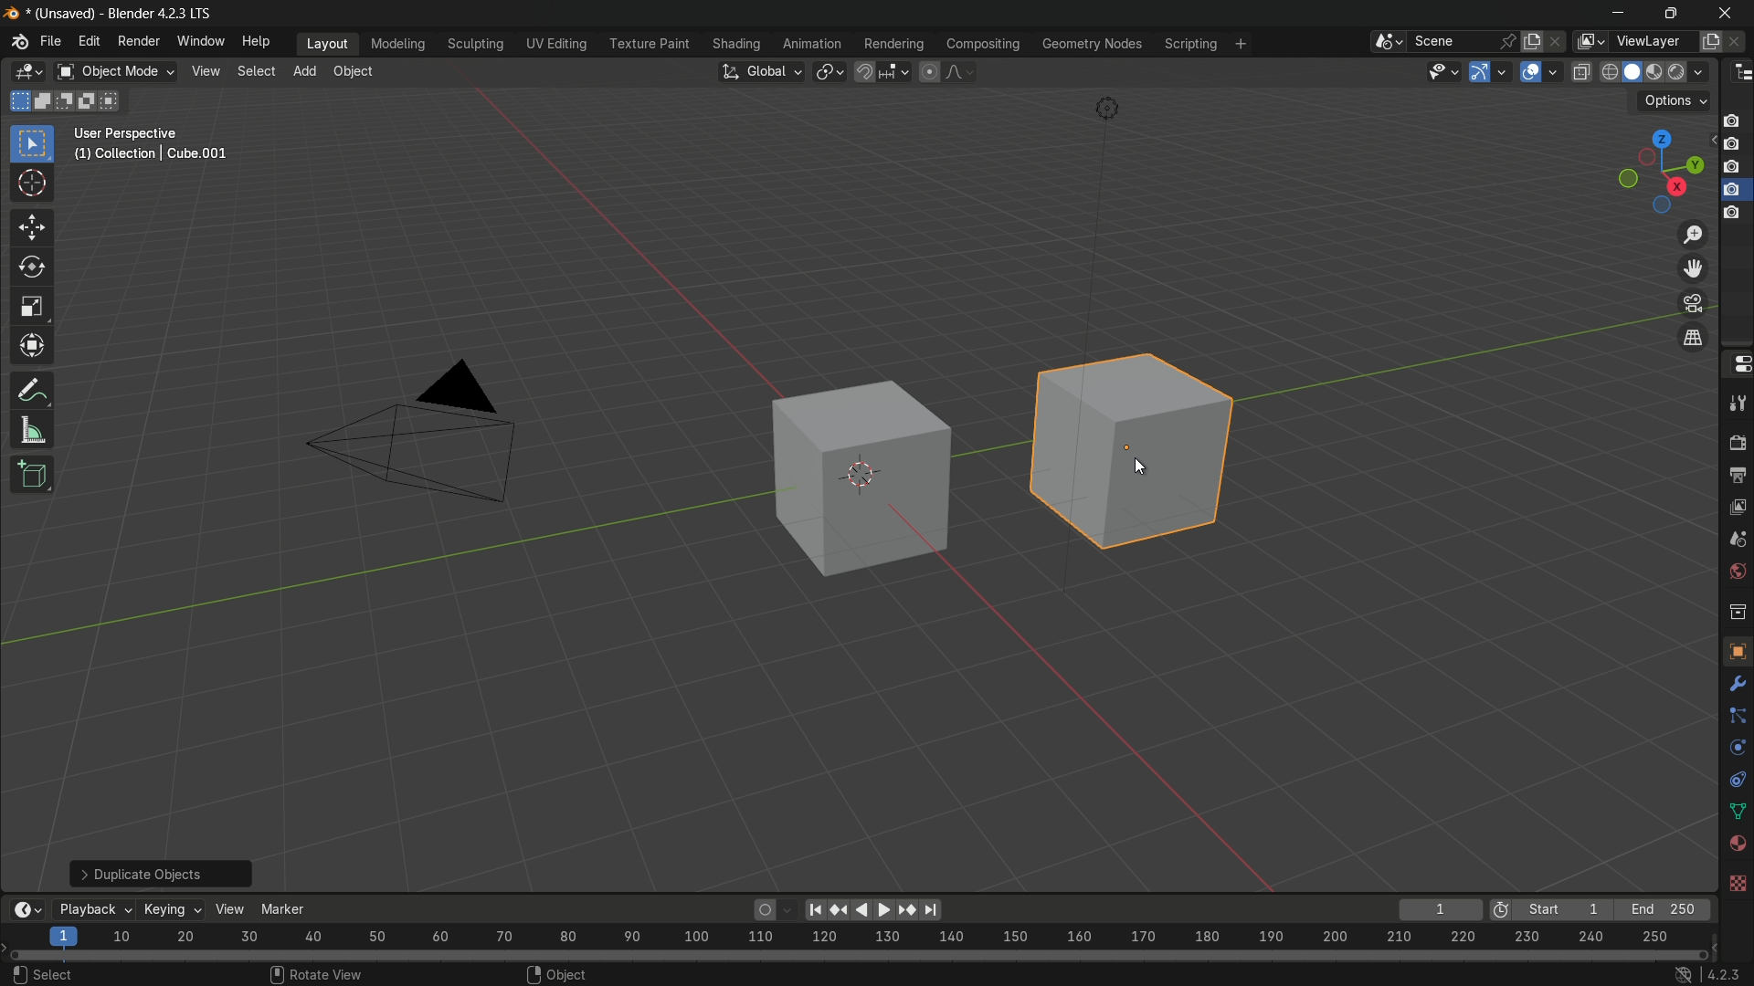 Image resolution: width=1754 pixels, height=986 pixels. Describe the element at coordinates (204, 72) in the screenshot. I see `view tab` at that location.